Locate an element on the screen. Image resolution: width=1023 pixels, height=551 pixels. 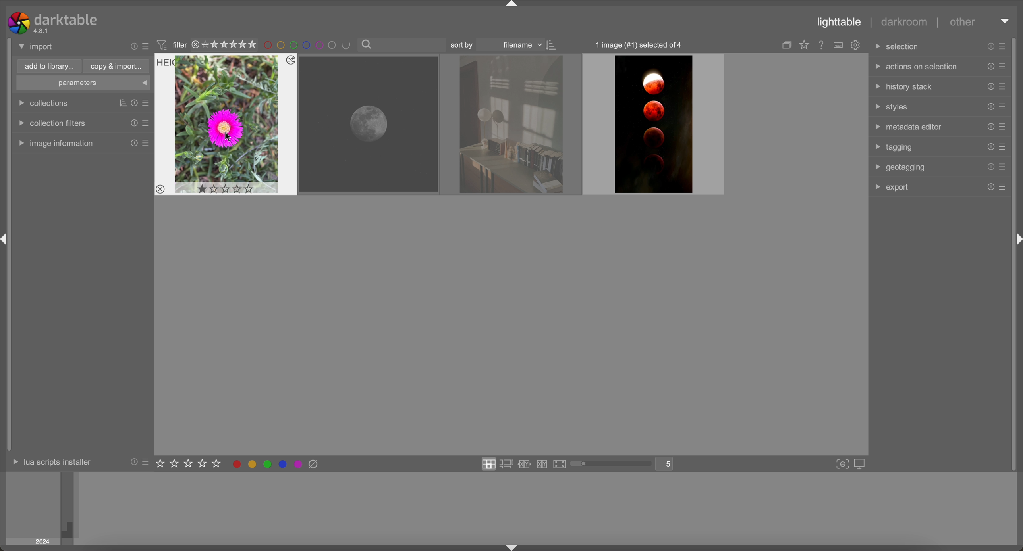
presets is located at coordinates (1002, 46).